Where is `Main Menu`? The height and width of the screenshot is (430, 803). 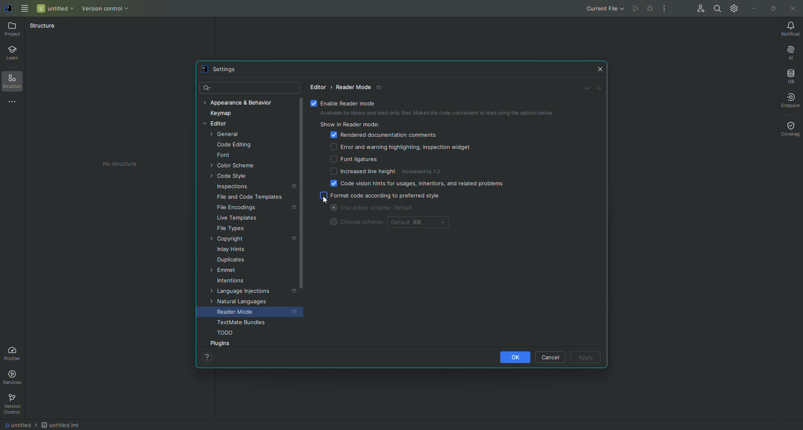
Main Menu is located at coordinates (23, 9).